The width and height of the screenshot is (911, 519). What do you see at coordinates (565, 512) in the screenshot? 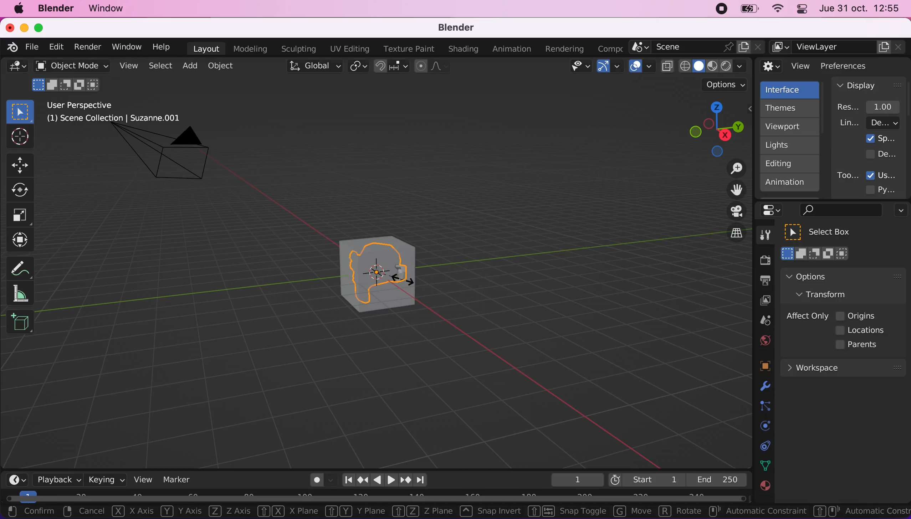
I see `snap toggle` at bounding box center [565, 512].